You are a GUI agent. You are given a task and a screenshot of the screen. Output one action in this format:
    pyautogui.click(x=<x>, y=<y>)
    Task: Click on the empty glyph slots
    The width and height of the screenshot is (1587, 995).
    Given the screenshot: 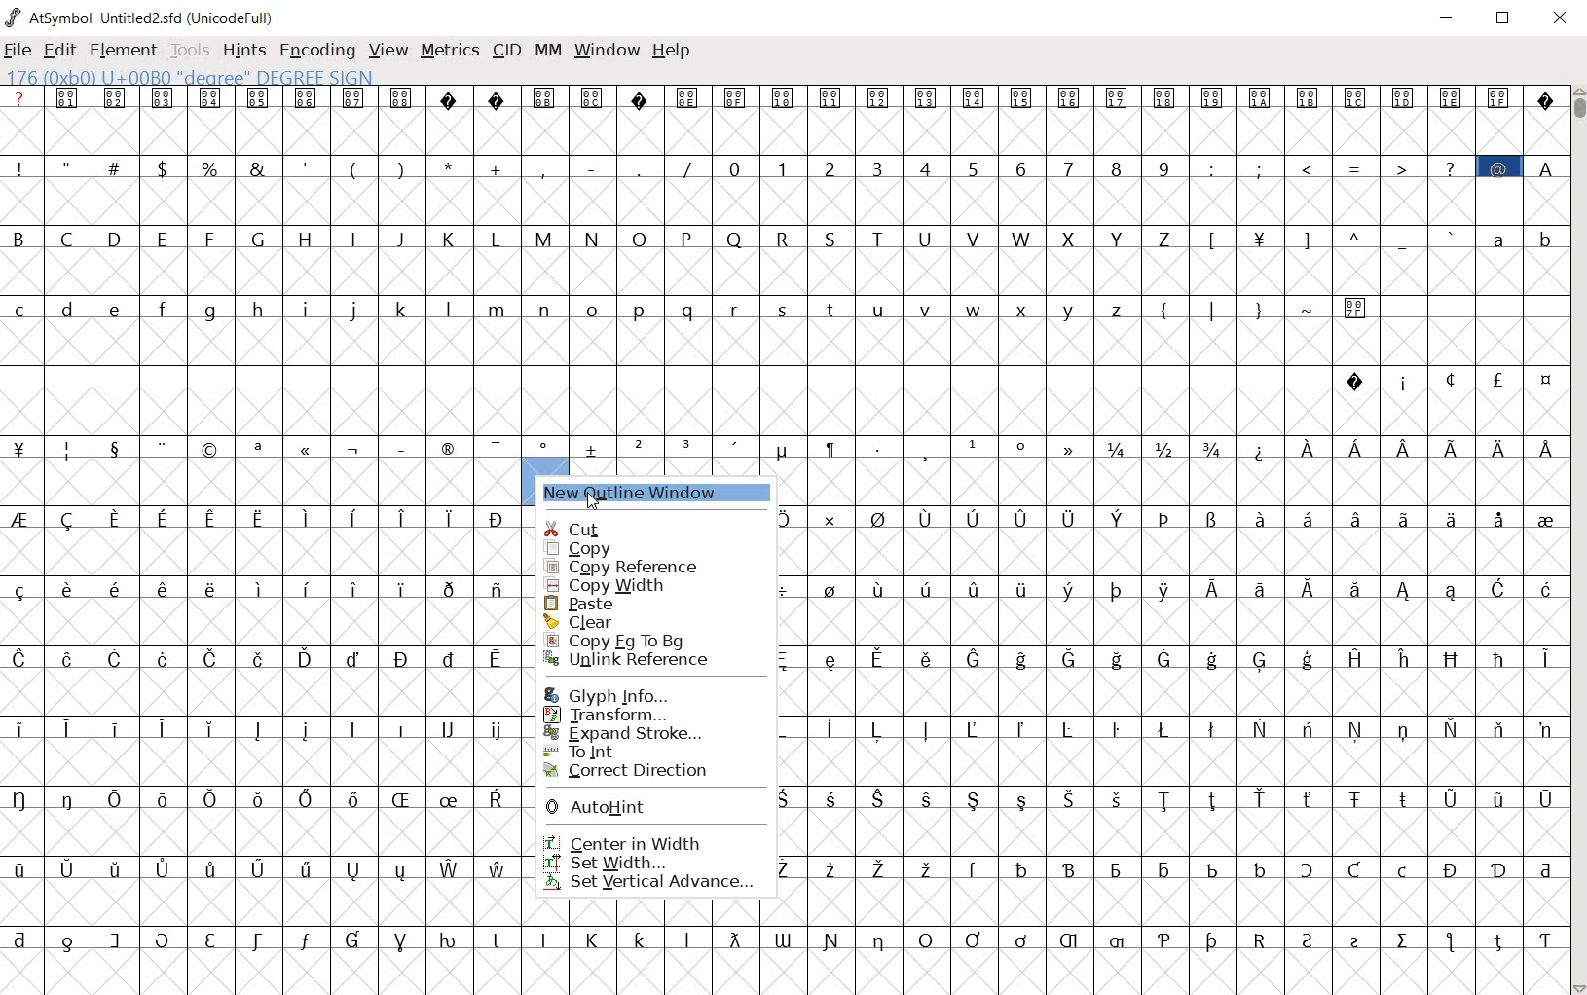 What is the action you would take?
    pyautogui.click(x=266, y=761)
    